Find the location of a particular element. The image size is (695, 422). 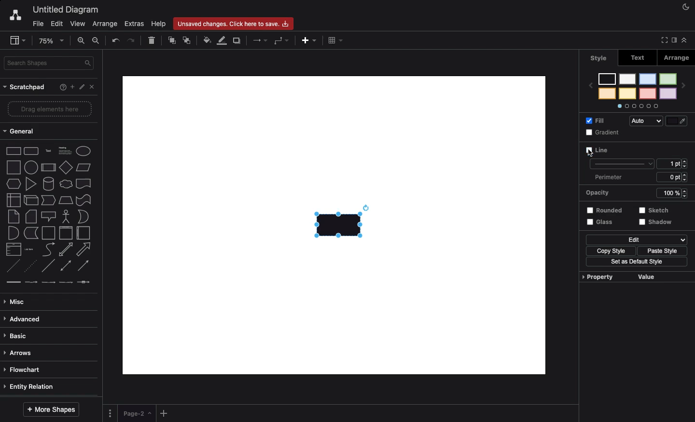

connector with label is located at coordinates (31, 282).